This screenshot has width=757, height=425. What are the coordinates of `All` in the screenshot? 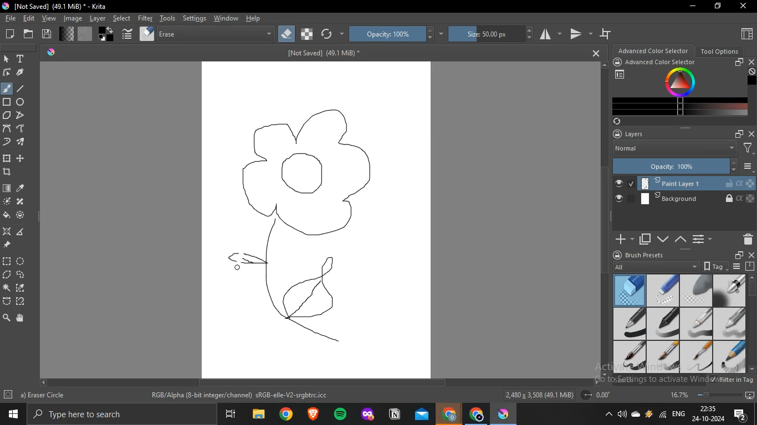 It's located at (655, 266).